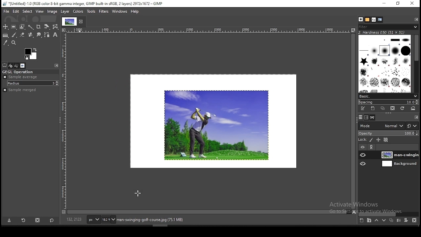 Image resolution: width=421 pixels, height=237 pixels. What do you see at coordinates (415, 117) in the screenshot?
I see `configure this tab` at bounding box center [415, 117].